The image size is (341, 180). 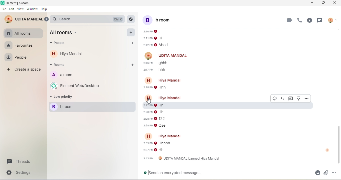 I want to click on cursor movement, so click(x=149, y=101).